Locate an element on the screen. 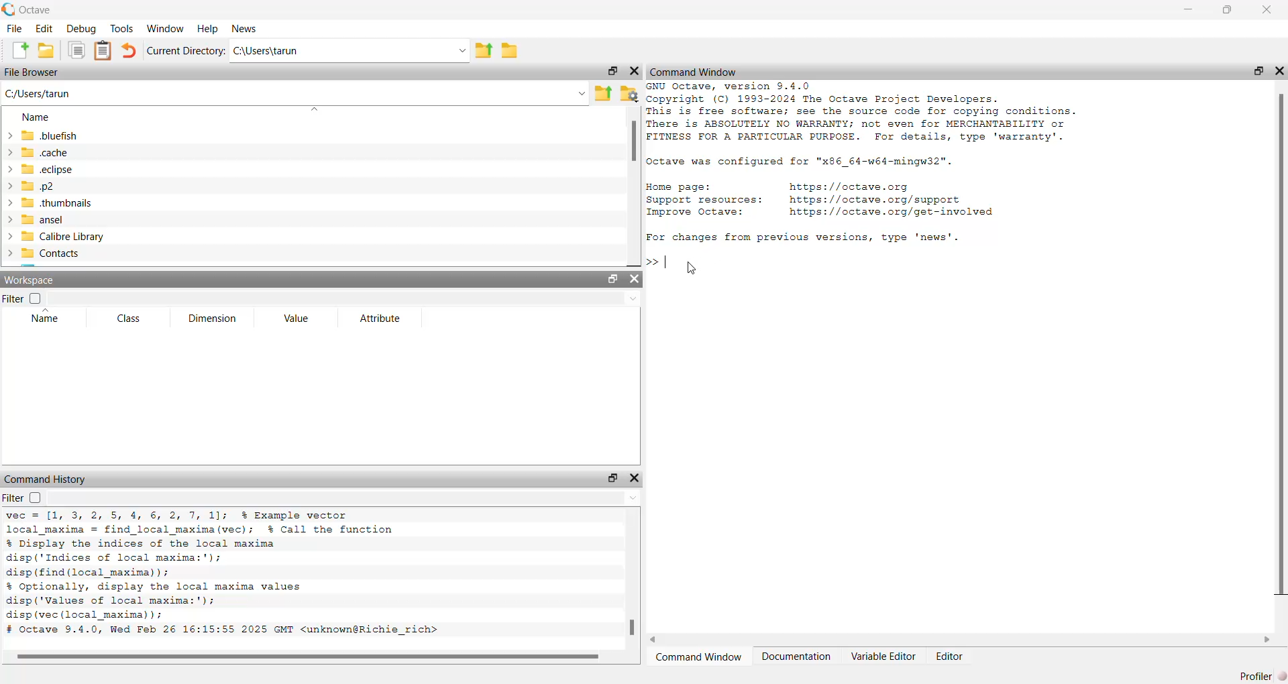 The image size is (1288, 684). Open an existing file in editor is located at coordinates (47, 50).